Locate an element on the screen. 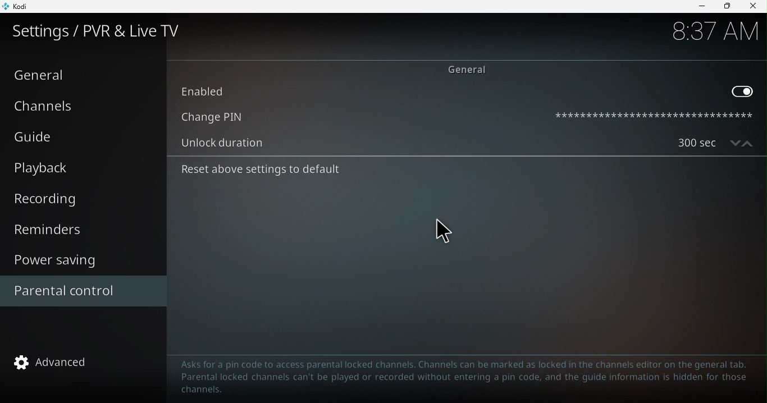 This screenshot has height=403, width=767. Playback is located at coordinates (77, 169).